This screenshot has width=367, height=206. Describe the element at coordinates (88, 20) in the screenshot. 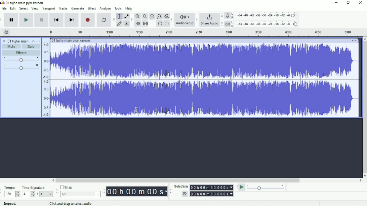

I see `Record` at that location.